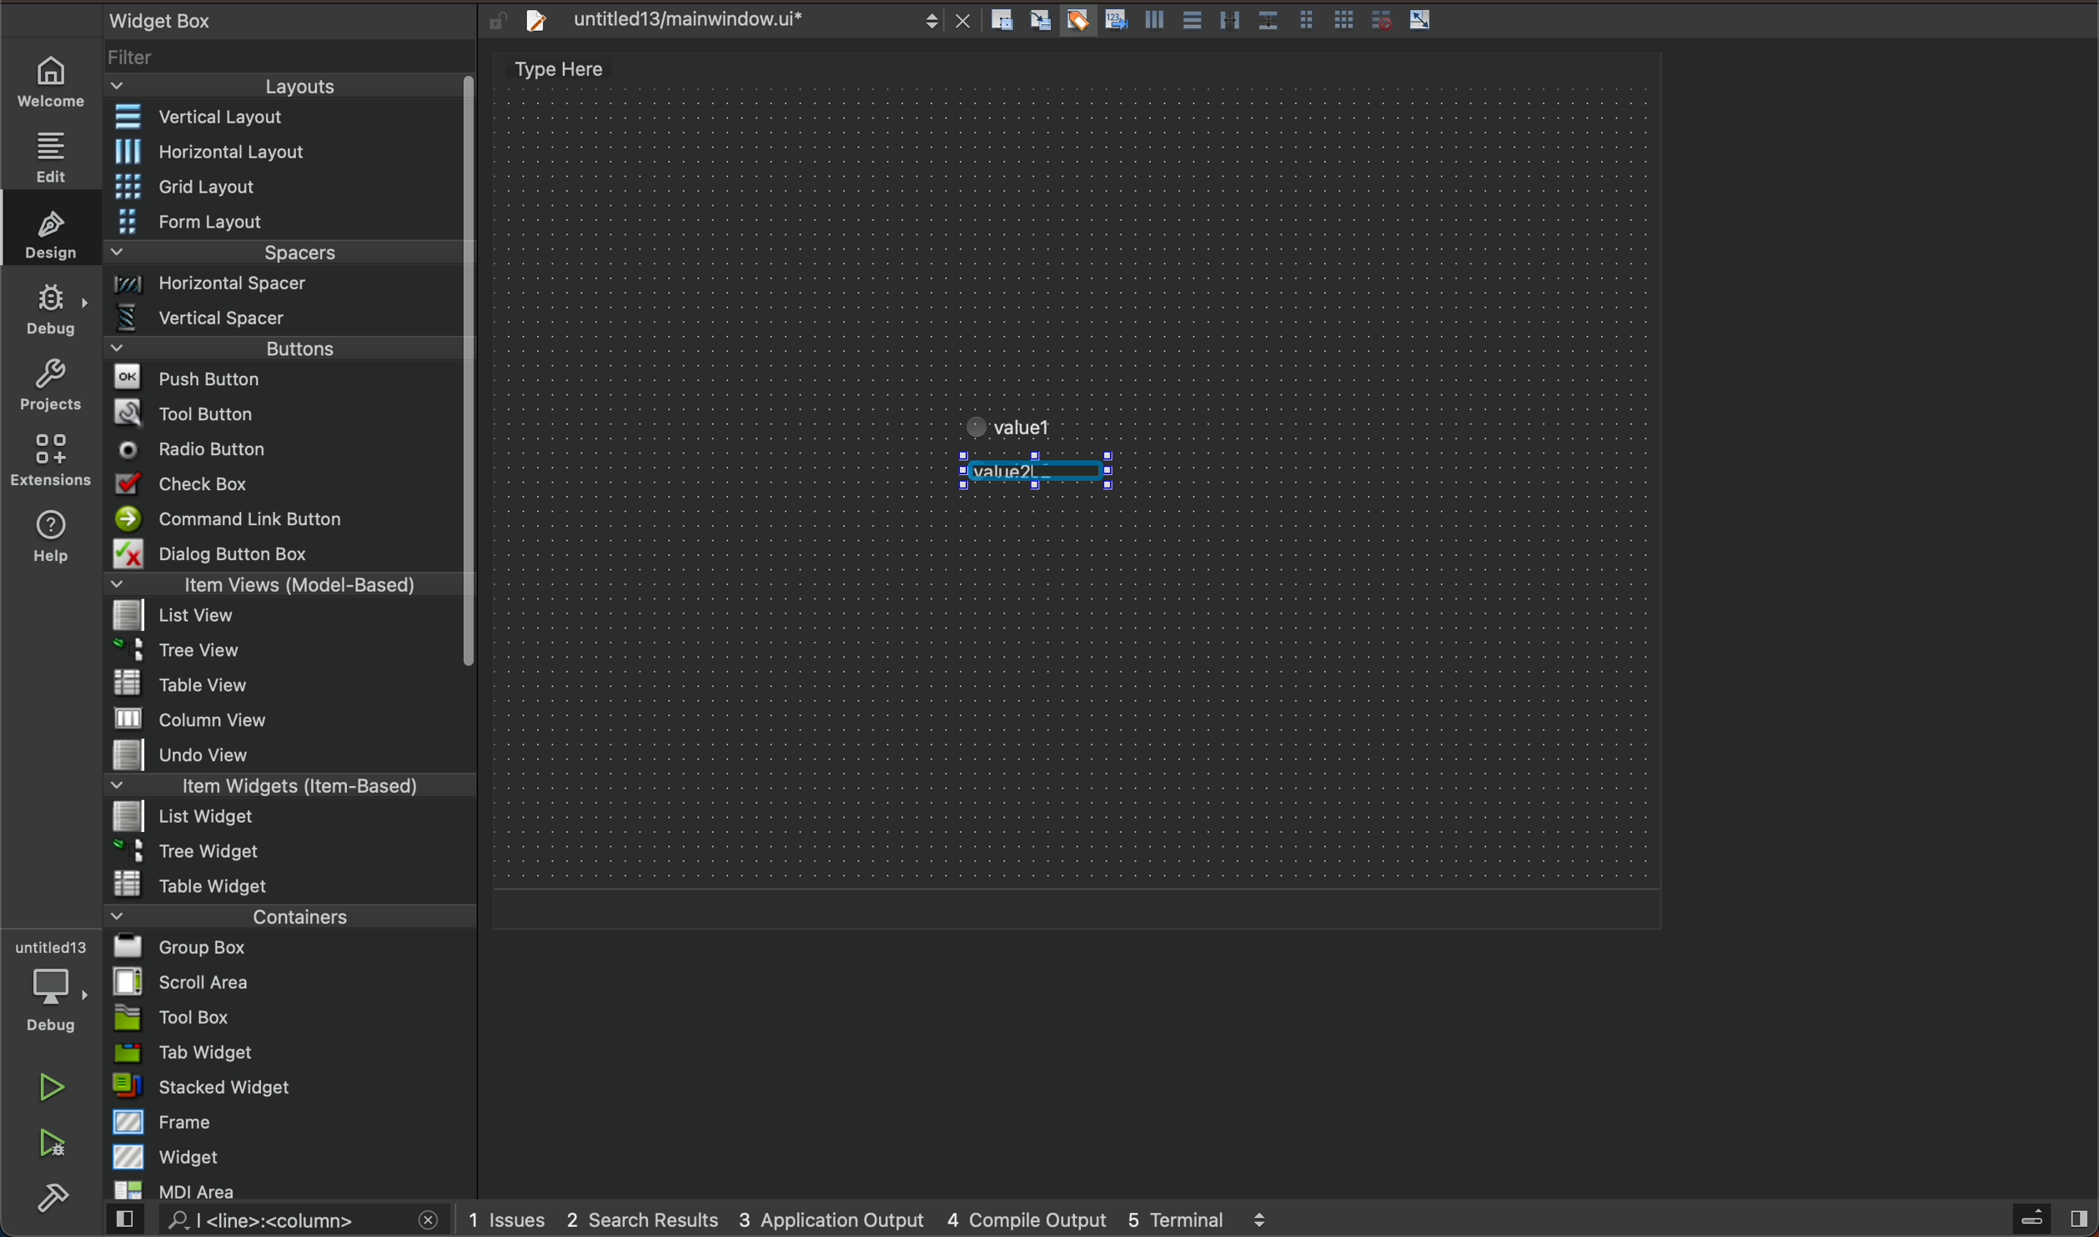 This screenshot has width=2099, height=1237. I want to click on debug, so click(53, 308).